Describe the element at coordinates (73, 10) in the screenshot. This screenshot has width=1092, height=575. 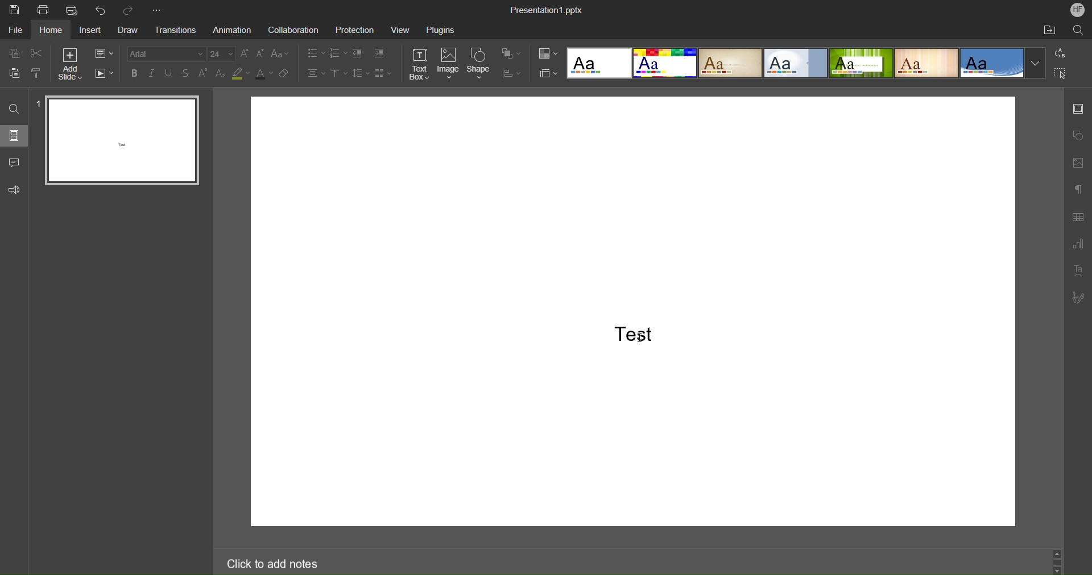
I see `Quick Print` at that location.